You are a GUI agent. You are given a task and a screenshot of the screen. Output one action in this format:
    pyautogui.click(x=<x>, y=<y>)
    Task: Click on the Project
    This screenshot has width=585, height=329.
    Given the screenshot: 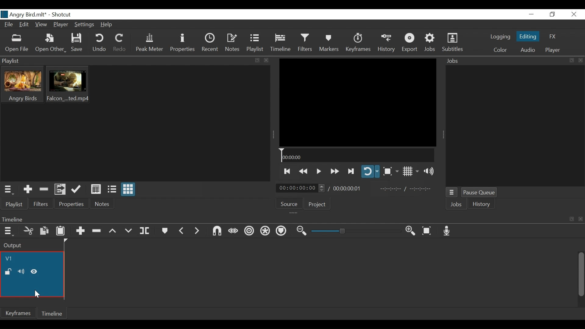 What is the action you would take?
    pyautogui.click(x=317, y=204)
    